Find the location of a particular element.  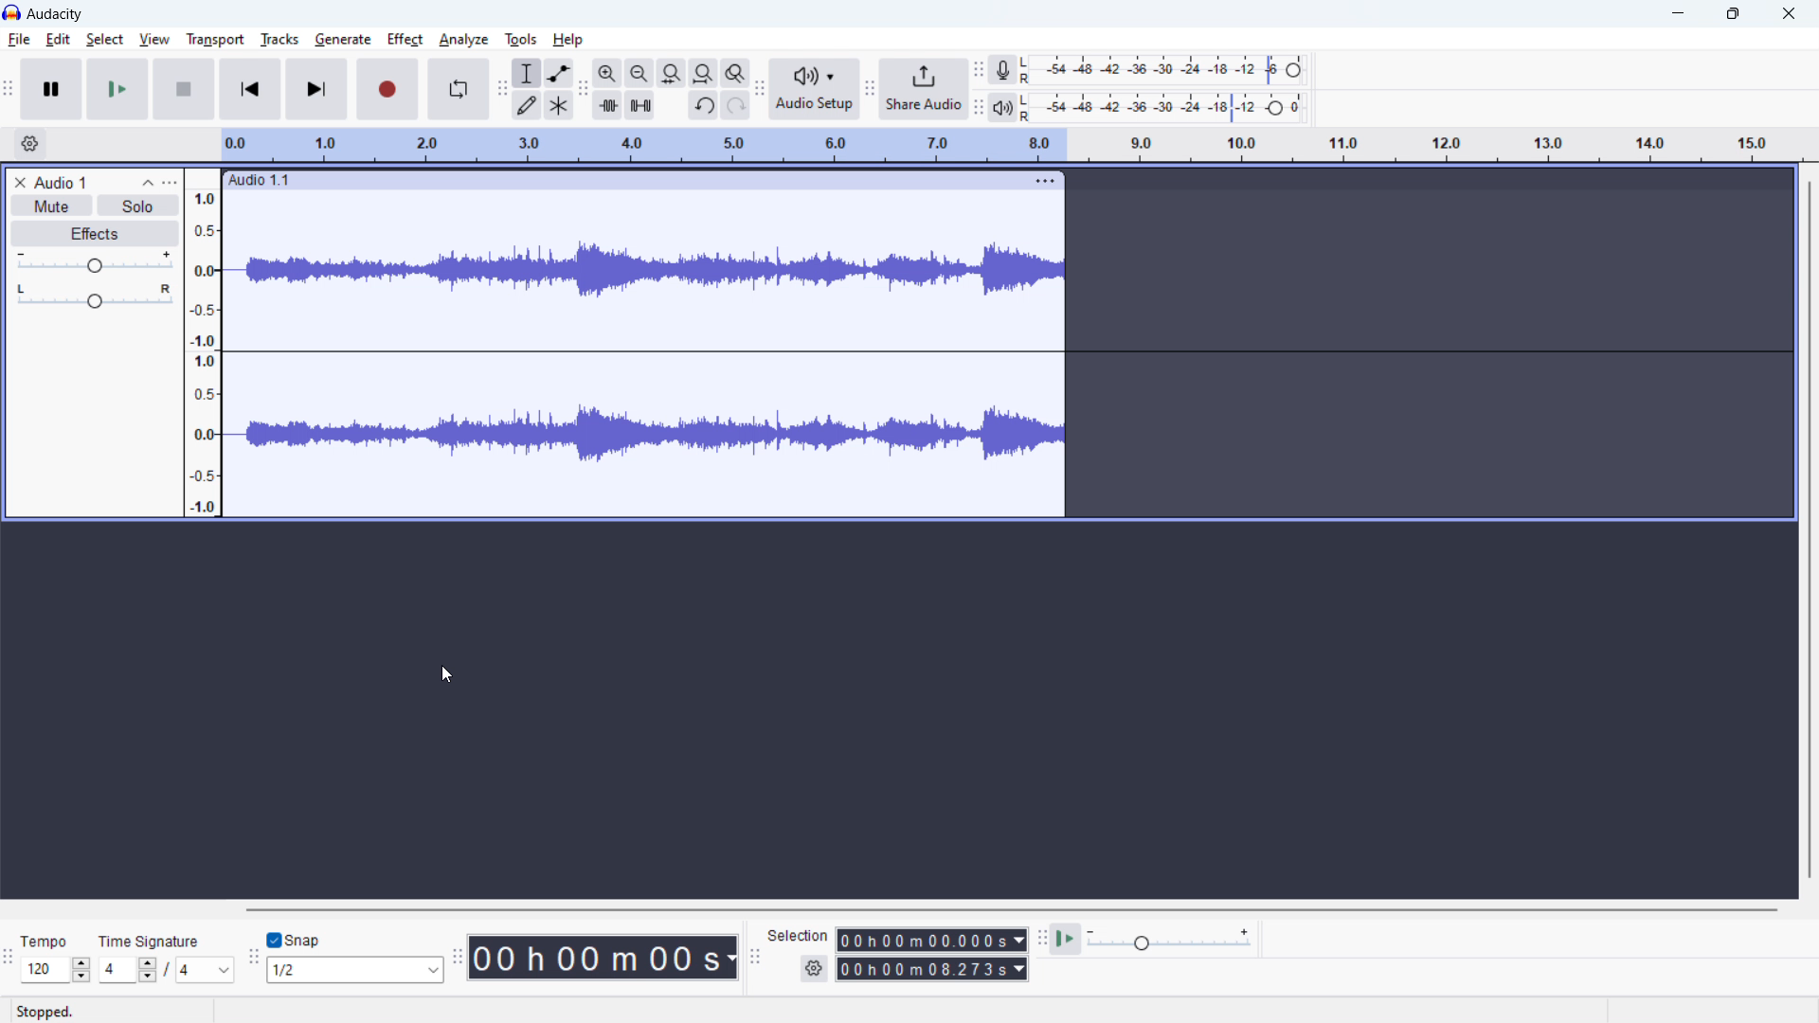

collapse is located at coordinates (148, 183).